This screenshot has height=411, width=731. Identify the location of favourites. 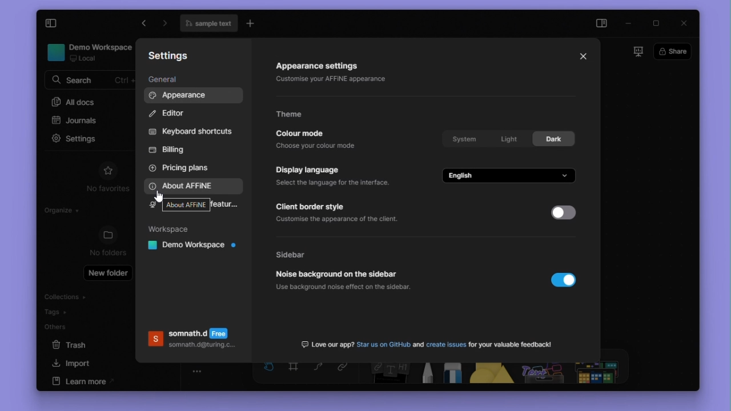
(107, 169).